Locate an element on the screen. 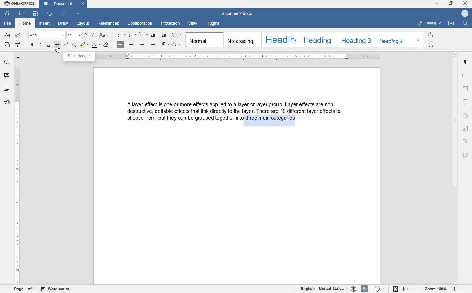 The height and width of the screenshot is (293, 472). protection is located at coordinates (171, 24).